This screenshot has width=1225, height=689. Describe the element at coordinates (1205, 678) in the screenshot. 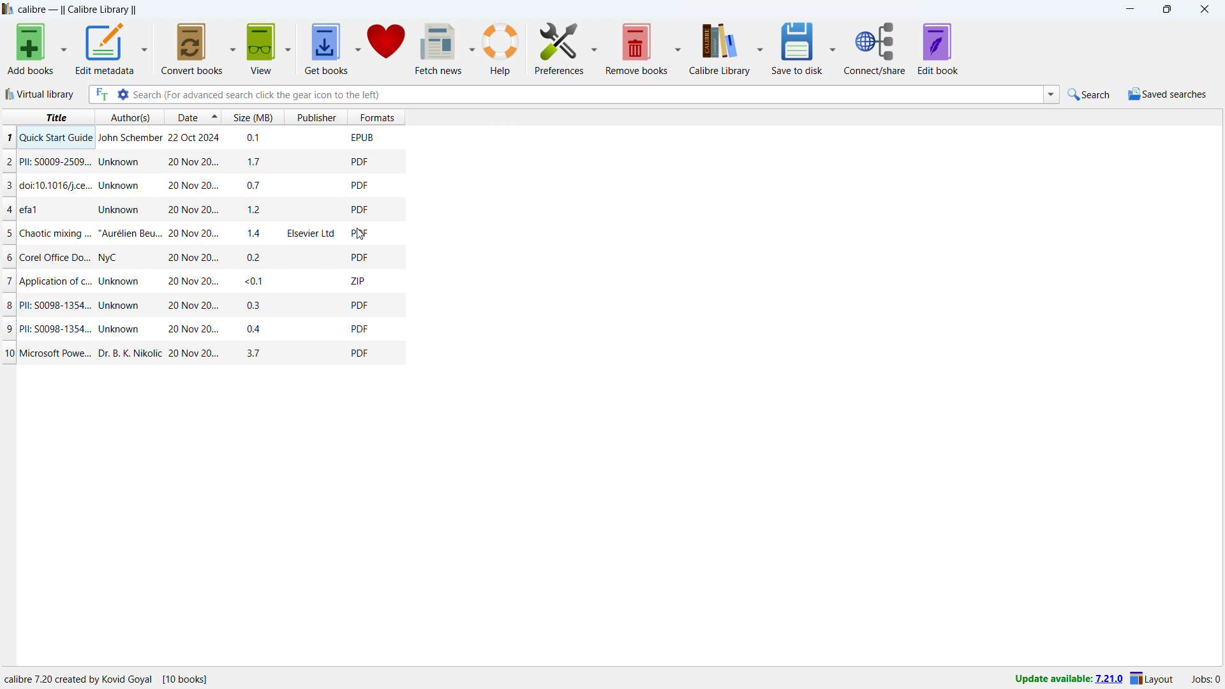

I see `active jobs` at that location.